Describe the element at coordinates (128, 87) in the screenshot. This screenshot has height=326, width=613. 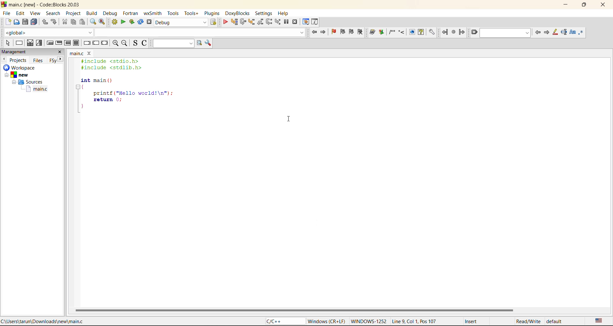
I see `#include <stdio.h>

#include <stdlib.h>

int main ()

{
printf ("Hello world!\n");
return 0;

}` at that location.